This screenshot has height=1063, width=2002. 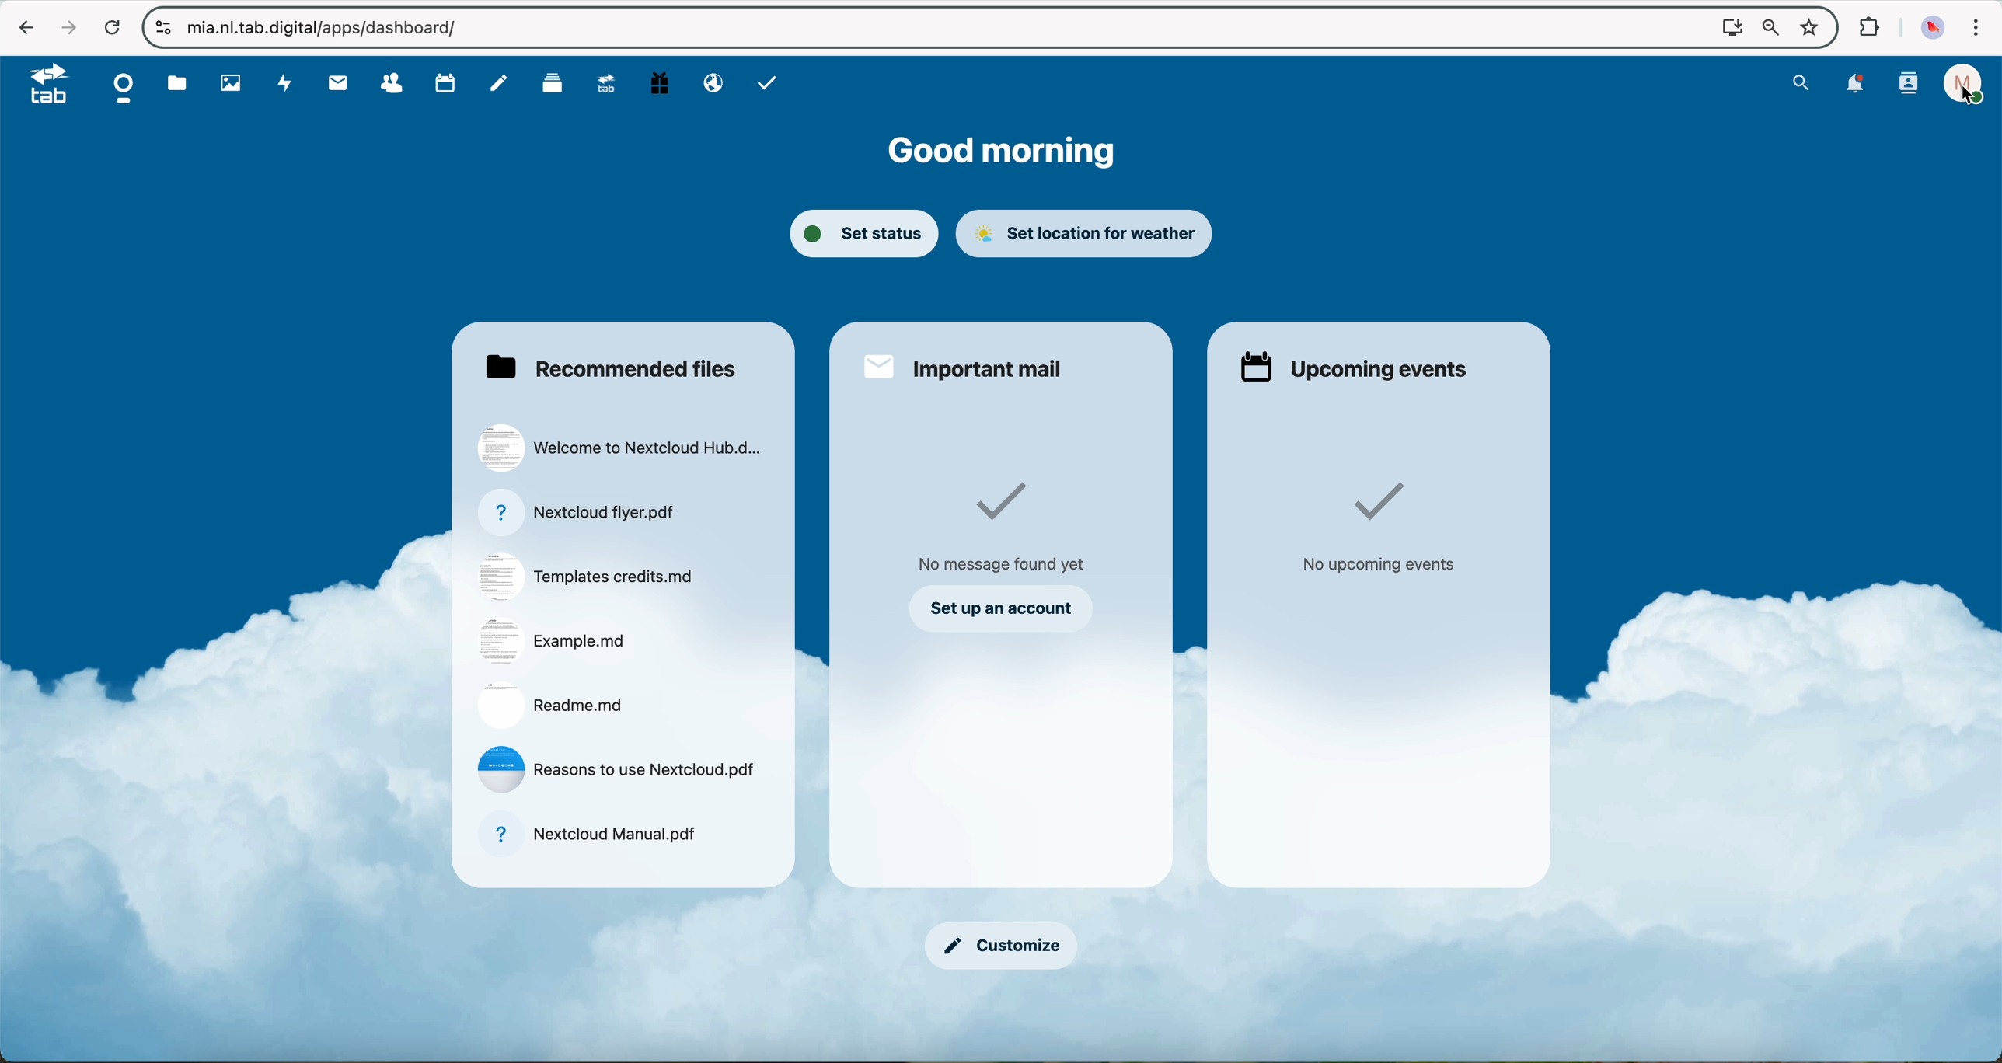 What do you see at coordinates (177, 84) in the screenshot?
I see `file` at bounding box center [177, 84].